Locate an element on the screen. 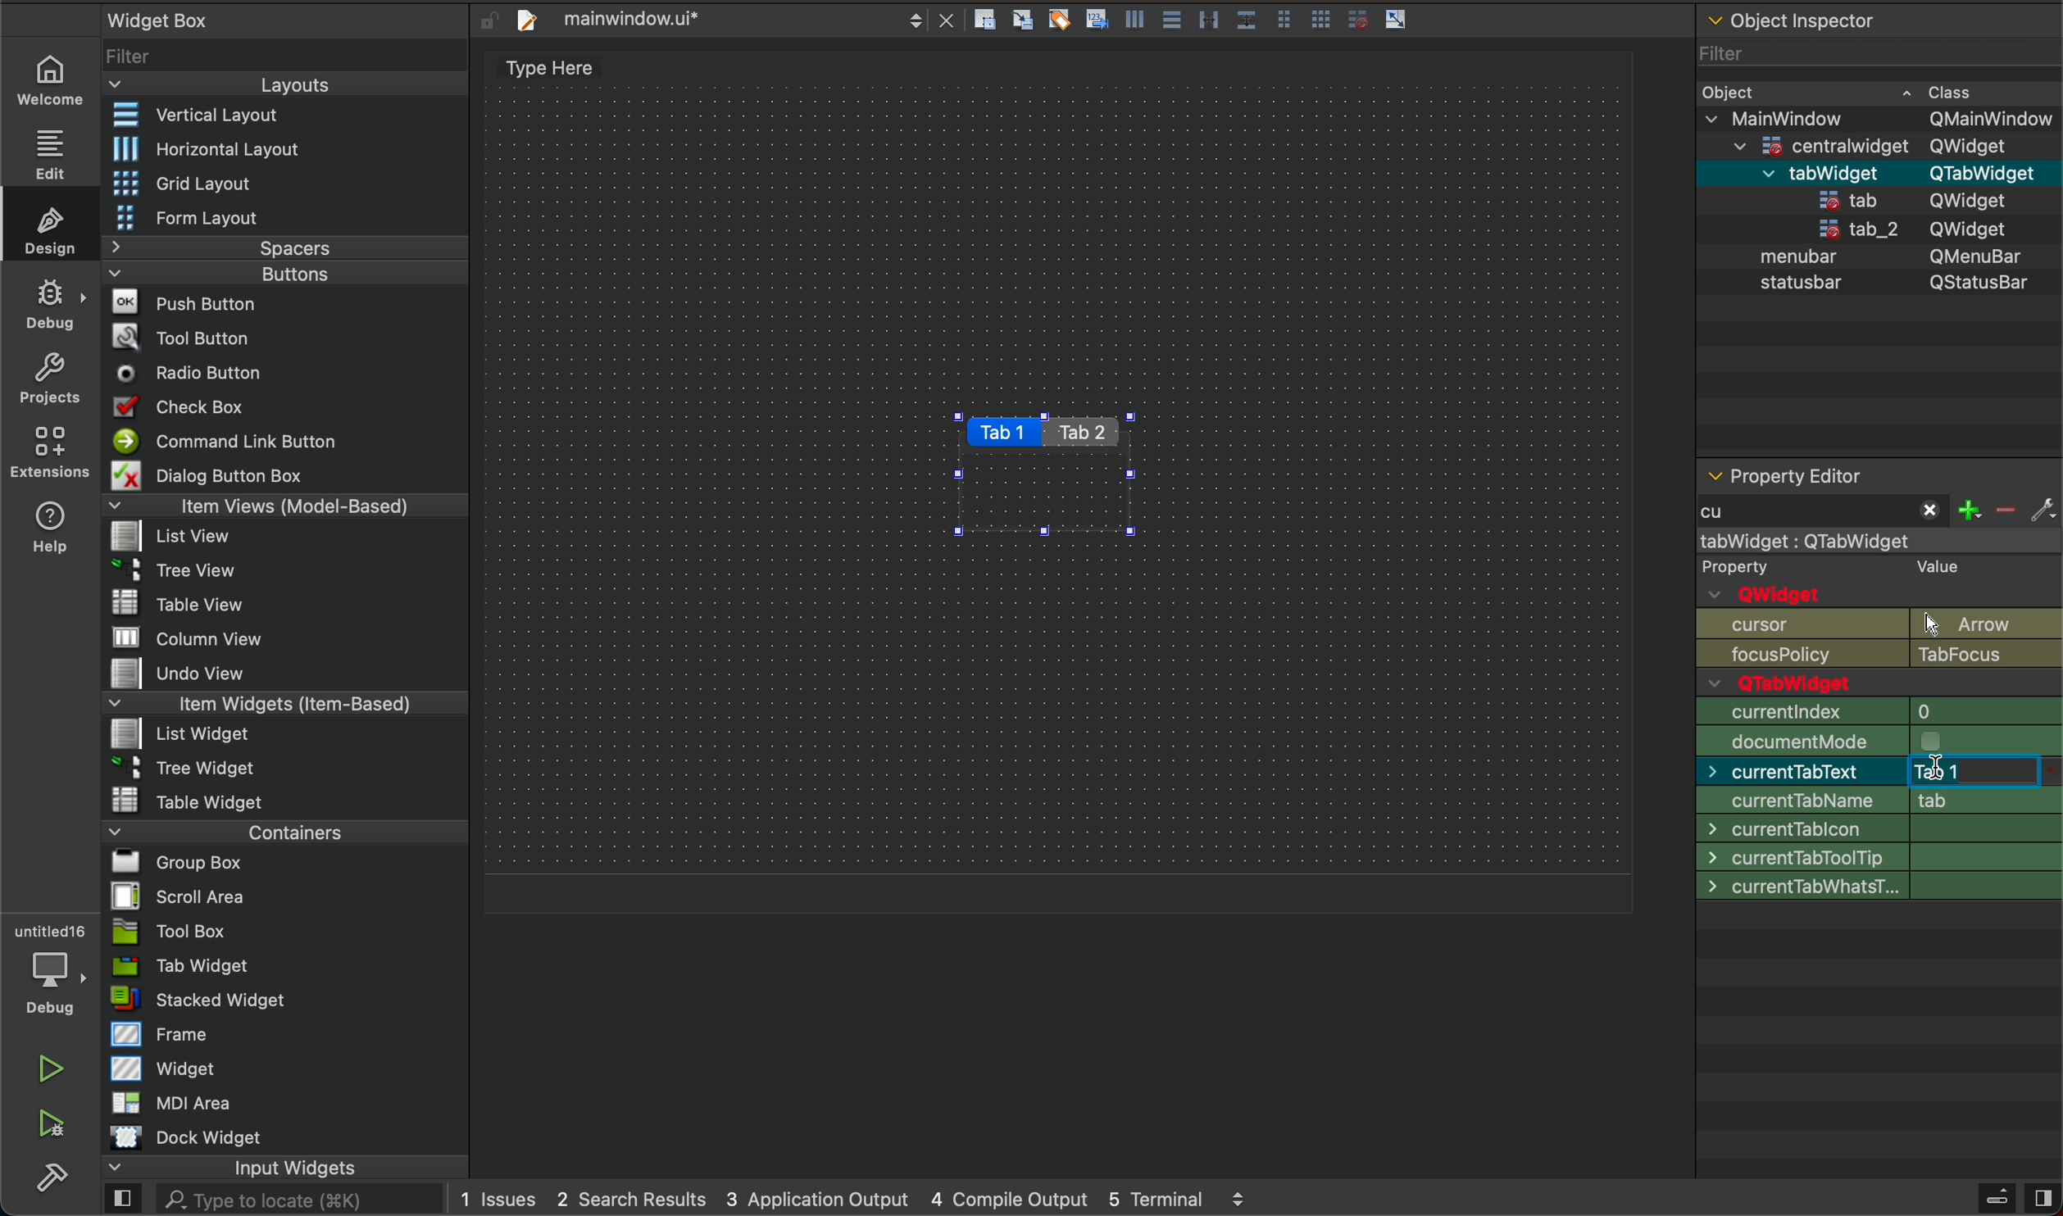 This screenshot has width=2063, height=1216. design is located at coordinates (49, 225).